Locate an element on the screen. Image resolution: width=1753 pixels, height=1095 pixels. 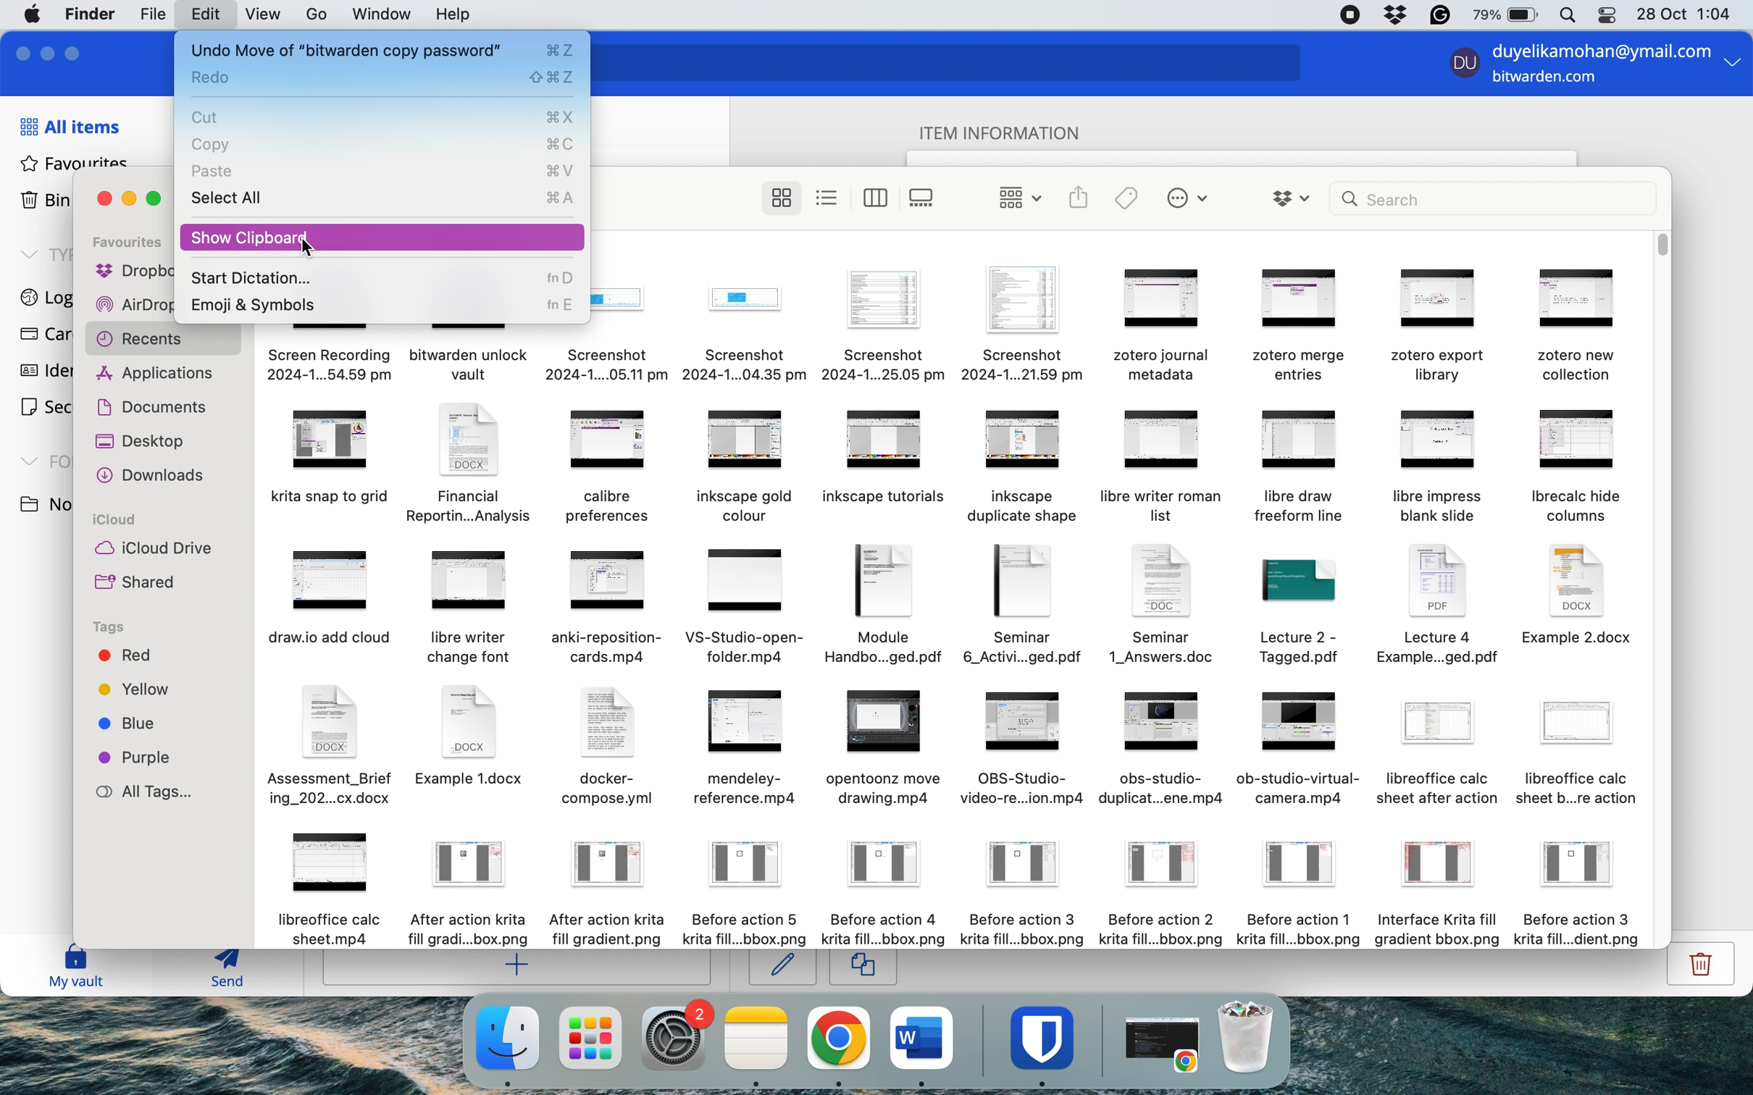
share selected items is located at coordinates (1078, 197).